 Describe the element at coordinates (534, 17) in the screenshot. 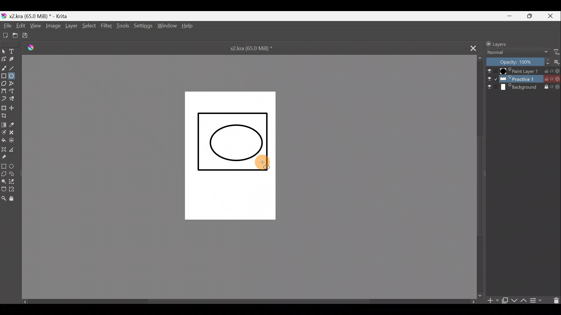

I see `Maximize` at that location.